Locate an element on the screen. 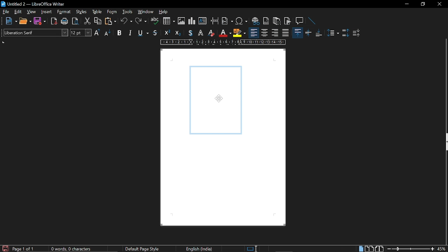 Image resolution: width=448 pixels, height=252 pixels. minimize is located at coordinates (407, 4).